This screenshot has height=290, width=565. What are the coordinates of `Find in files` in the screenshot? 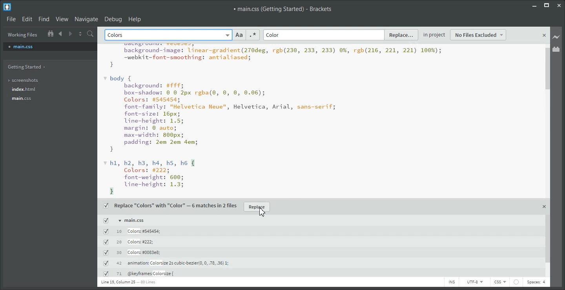 It's located at (91, 34).